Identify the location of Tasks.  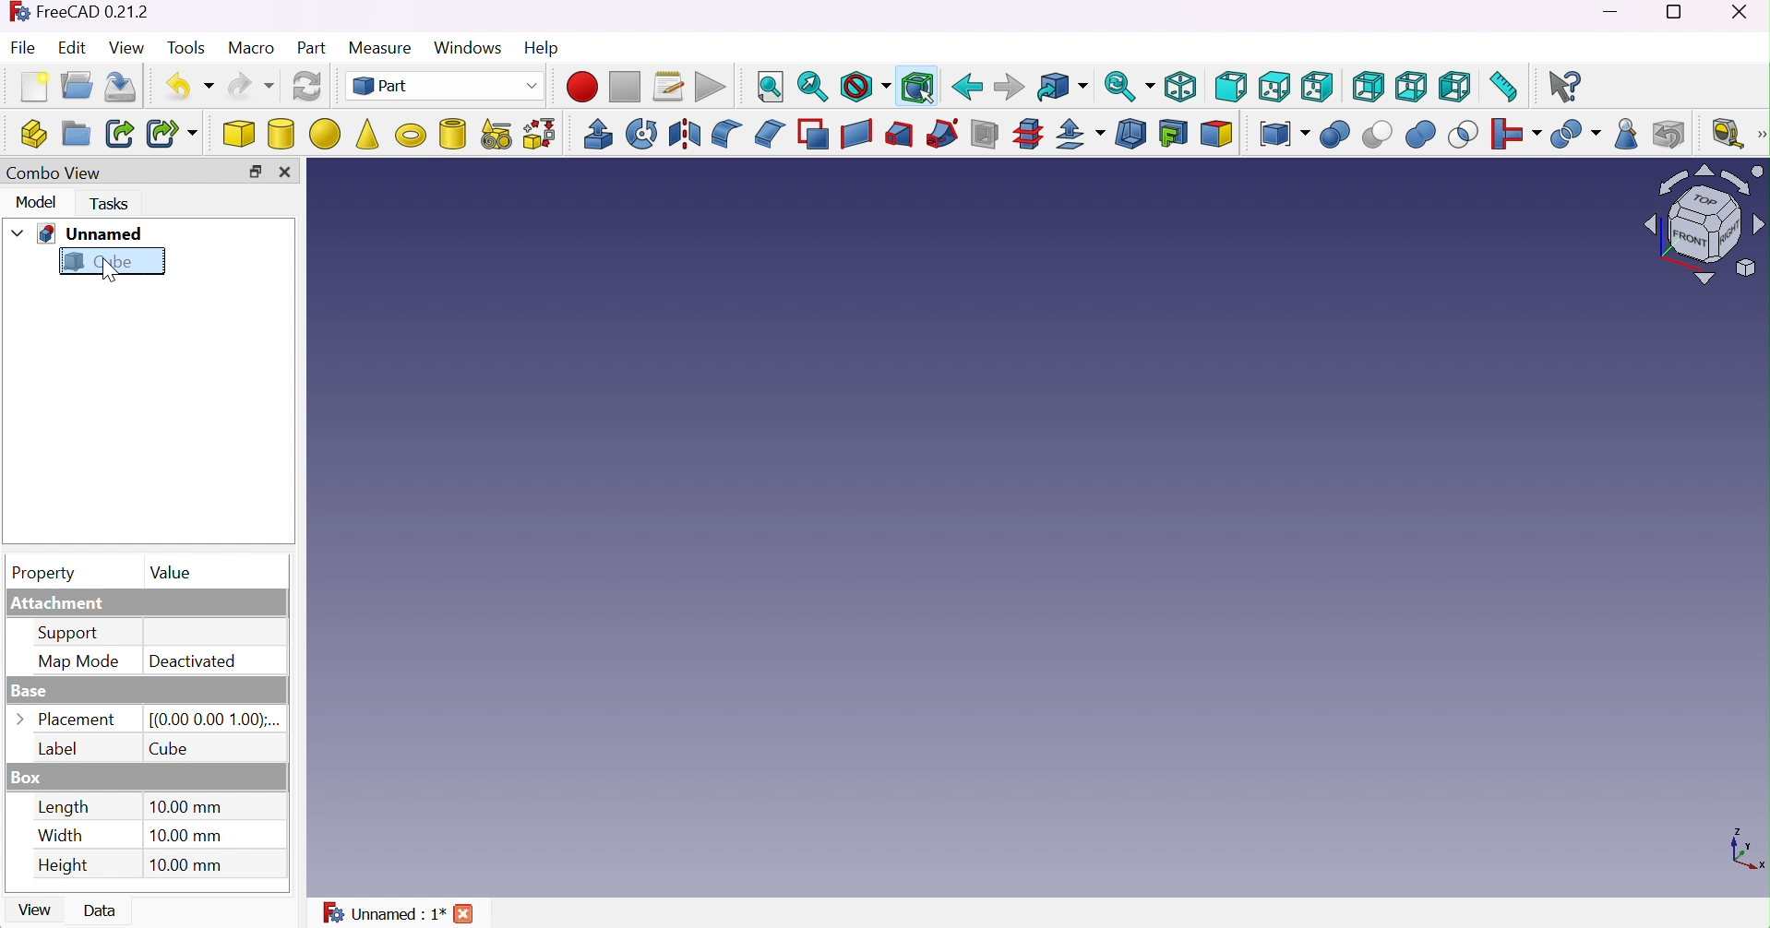
(113, 204).